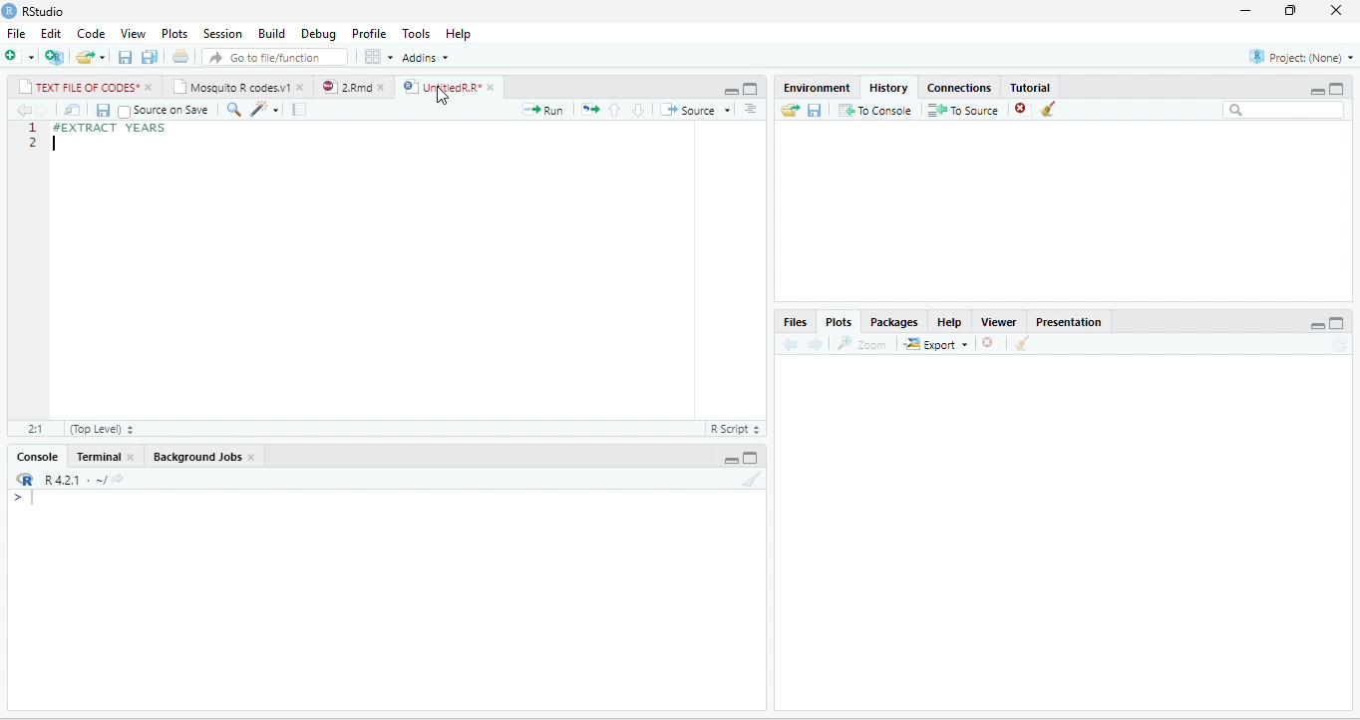 The height and width of the screenshot is (720, 1360). What do you see at coordinates (380, 57) in the screenshot?
I see `options` at bounding box center [380, 57].